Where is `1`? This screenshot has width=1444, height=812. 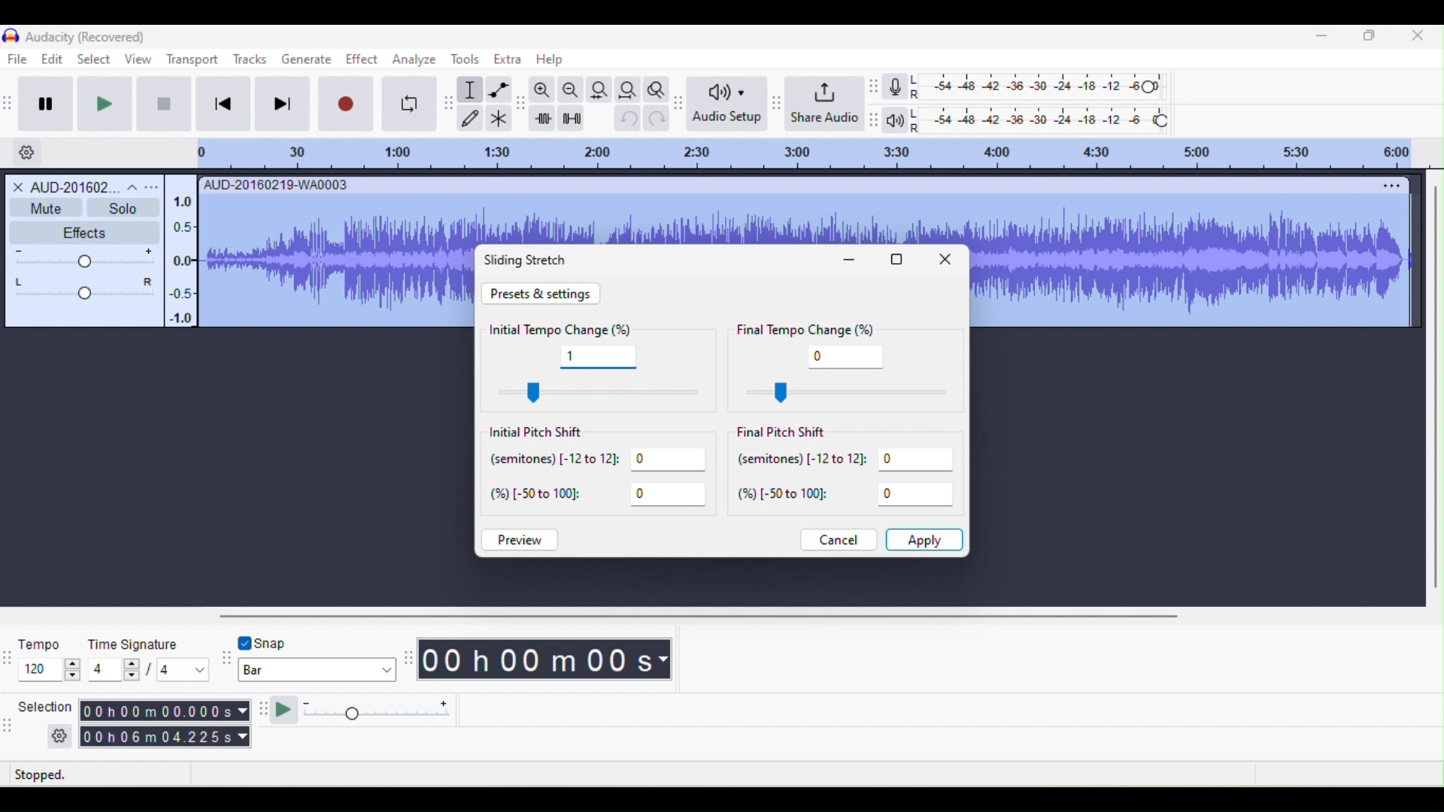 1 is located at coordinates (596, 357).